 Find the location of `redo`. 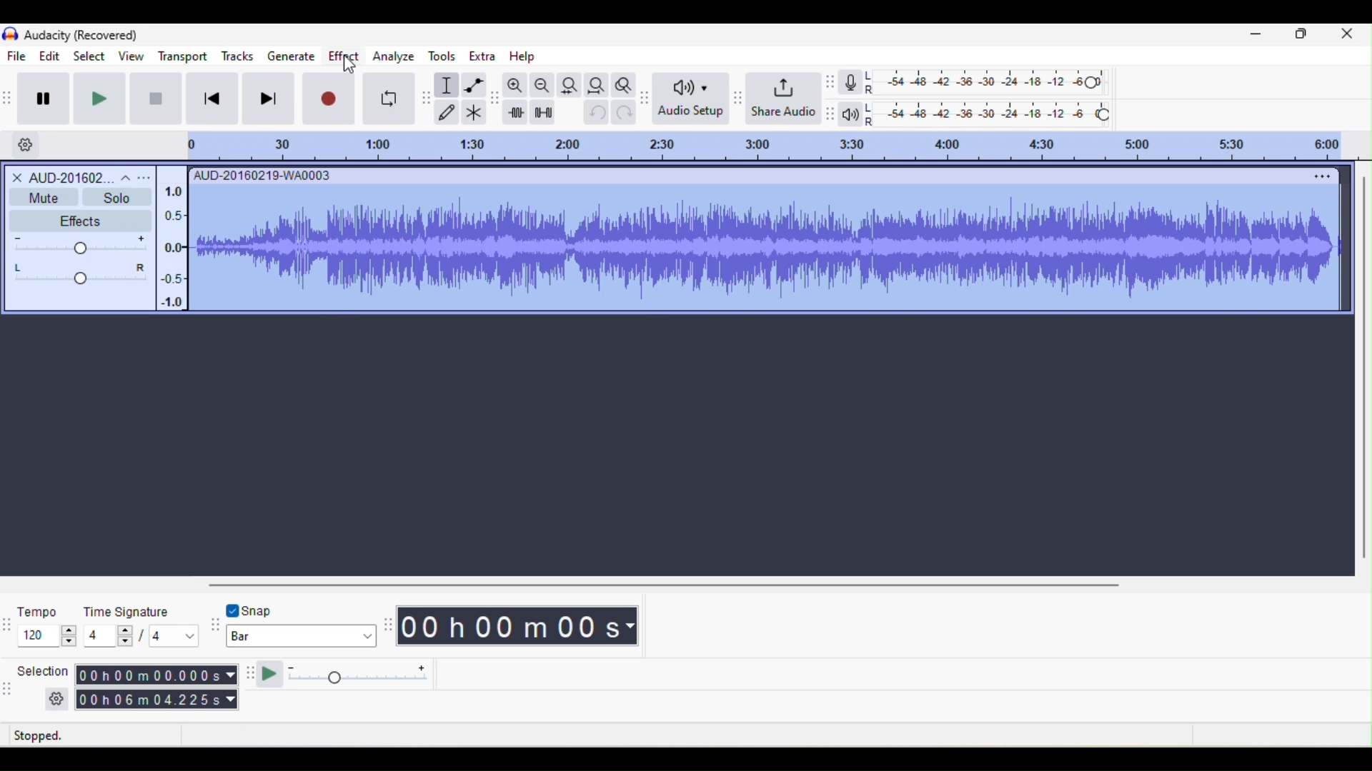

redo is located at coordinates (625, 116).